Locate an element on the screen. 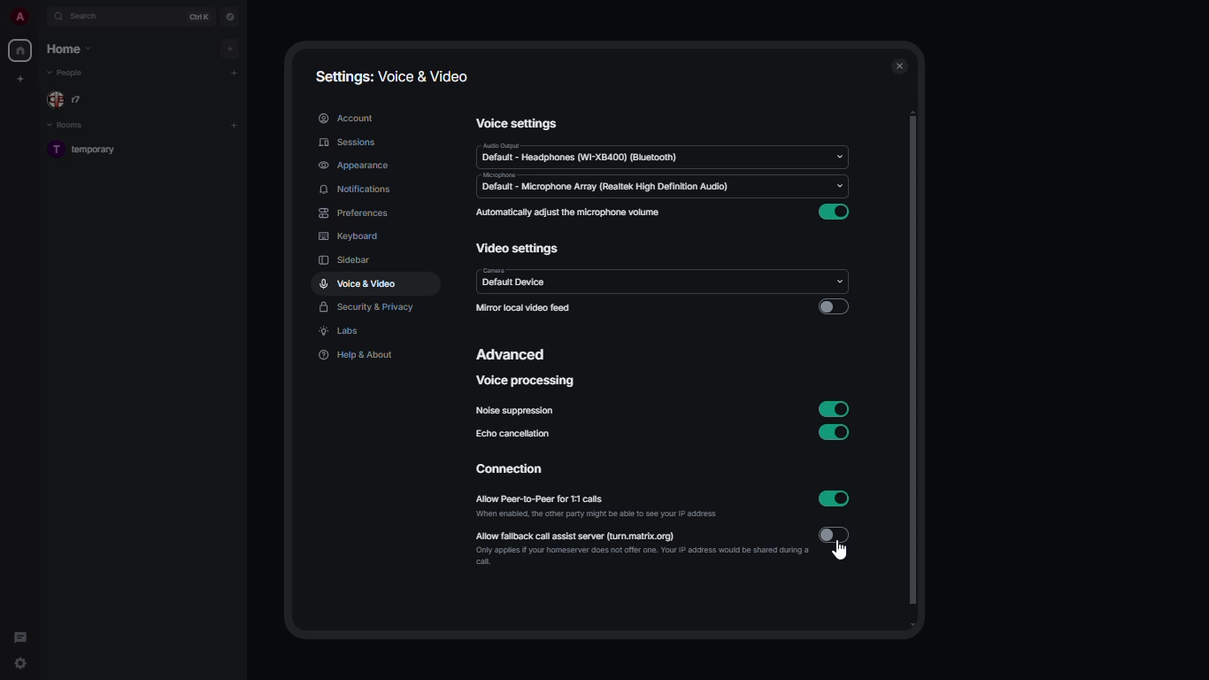  enabled is located at coordinates (834, 213).